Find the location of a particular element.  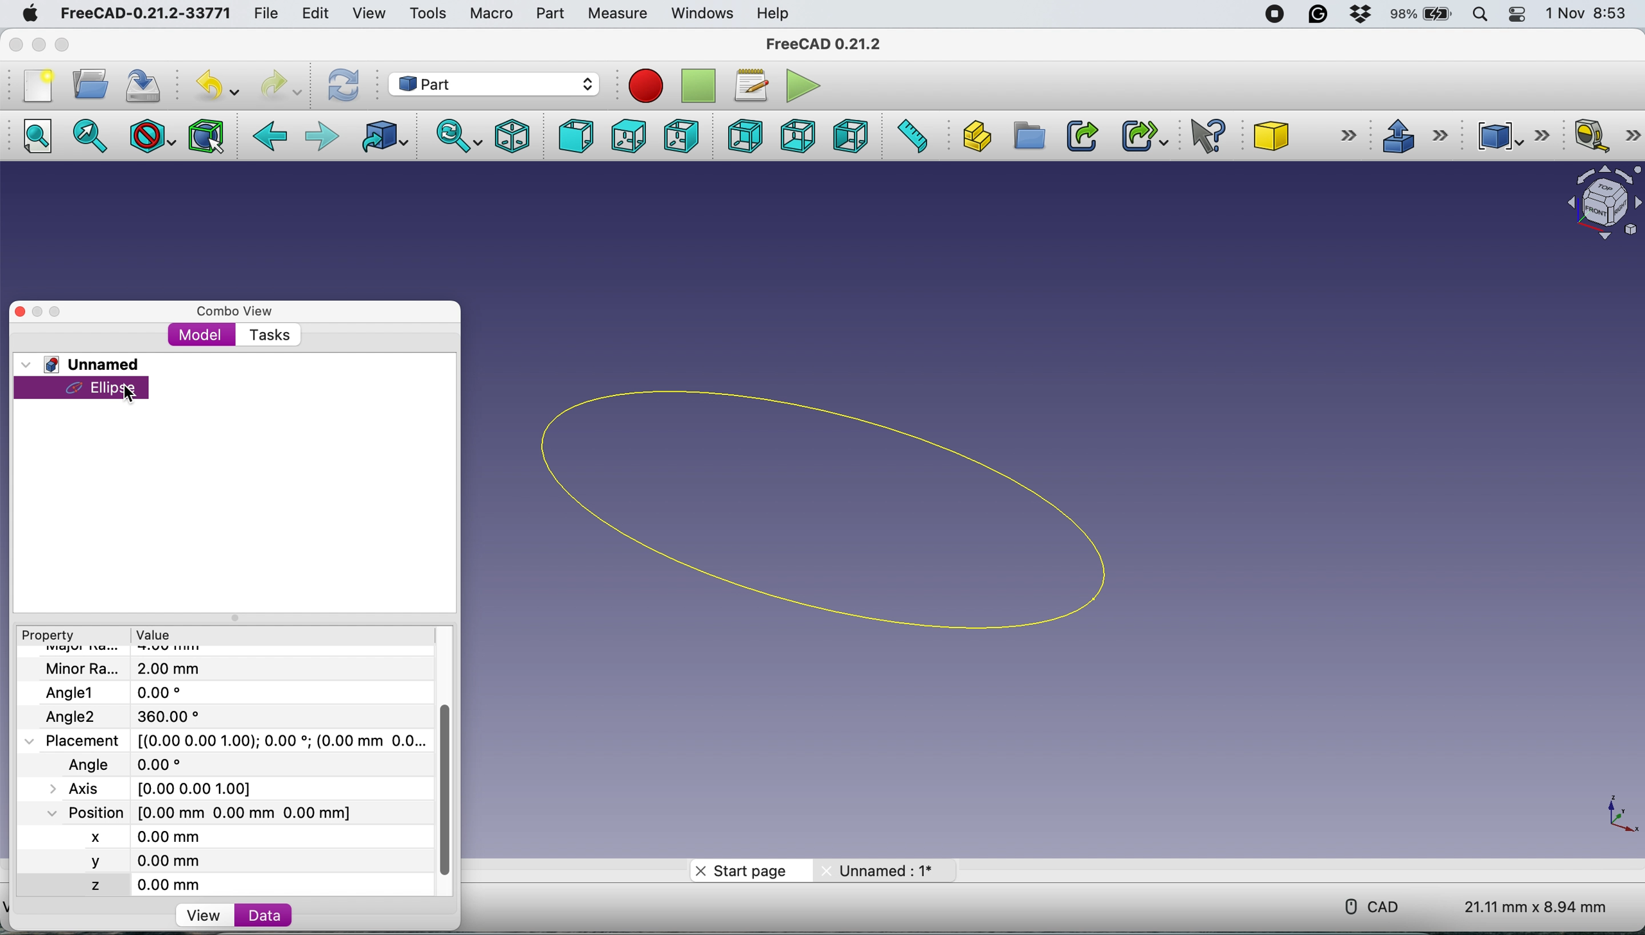

front is located at coordinates (578, 137).